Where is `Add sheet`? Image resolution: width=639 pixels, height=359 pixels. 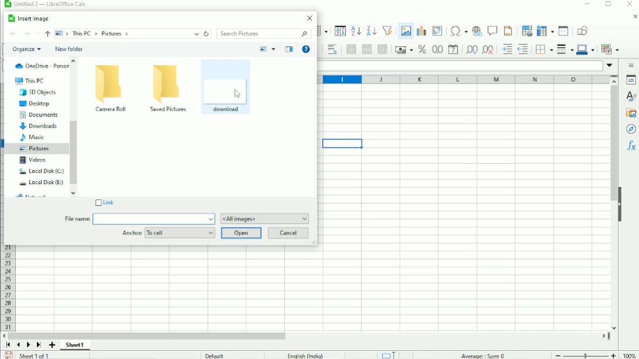
Add sheet is located at coordinates (52, 345).